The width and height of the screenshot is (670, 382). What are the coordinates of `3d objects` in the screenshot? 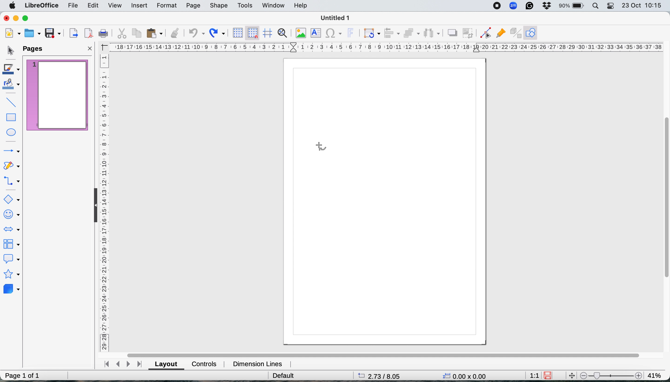 It's located at (12, 290).